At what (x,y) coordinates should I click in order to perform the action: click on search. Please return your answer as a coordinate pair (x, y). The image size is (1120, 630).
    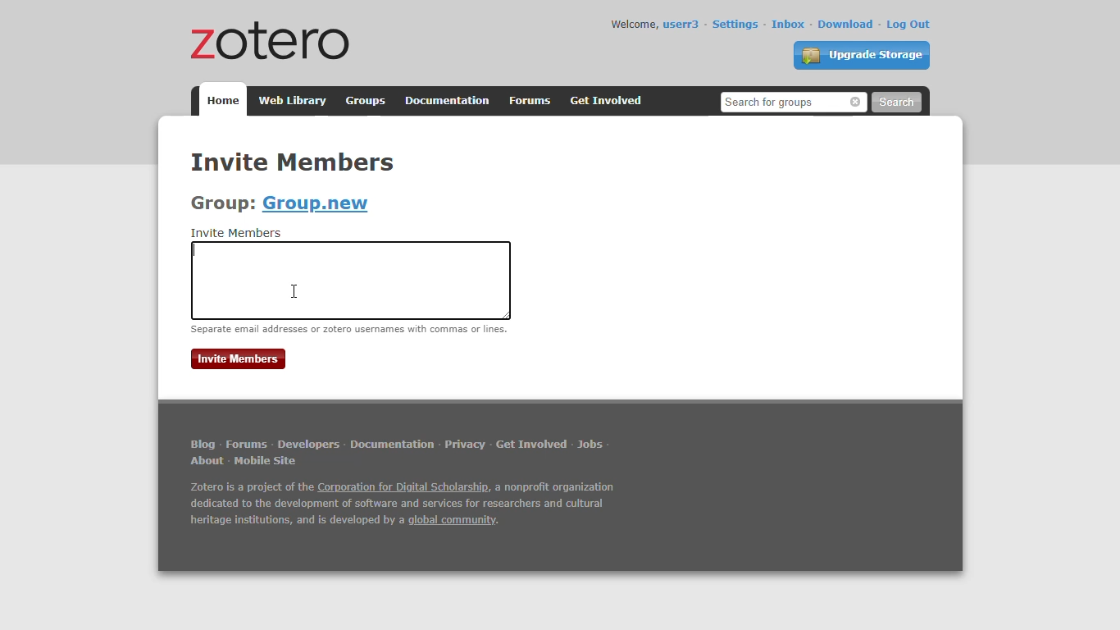
    Looking at the image, I should click on (896, 103).